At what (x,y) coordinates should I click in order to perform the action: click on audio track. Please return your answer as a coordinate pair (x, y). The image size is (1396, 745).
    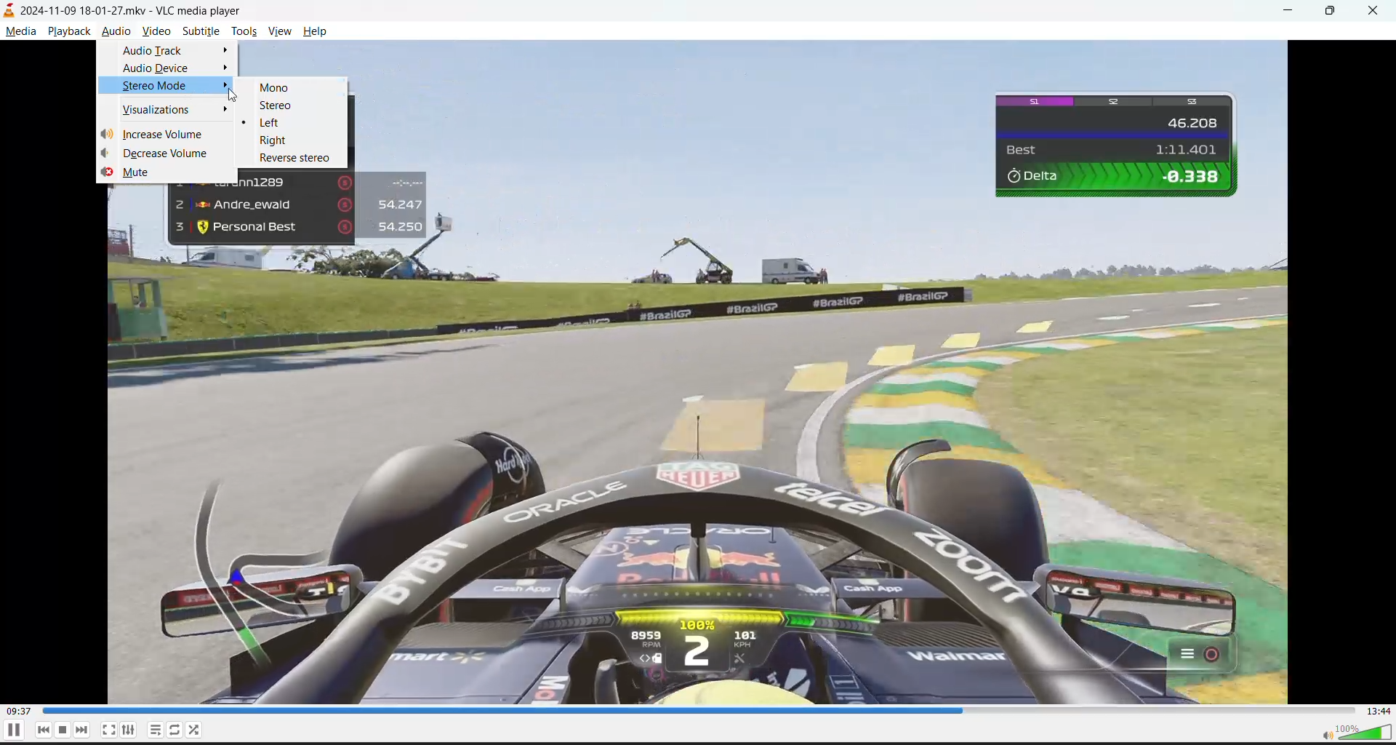
    Looking at the image, I should click on (159, 49).